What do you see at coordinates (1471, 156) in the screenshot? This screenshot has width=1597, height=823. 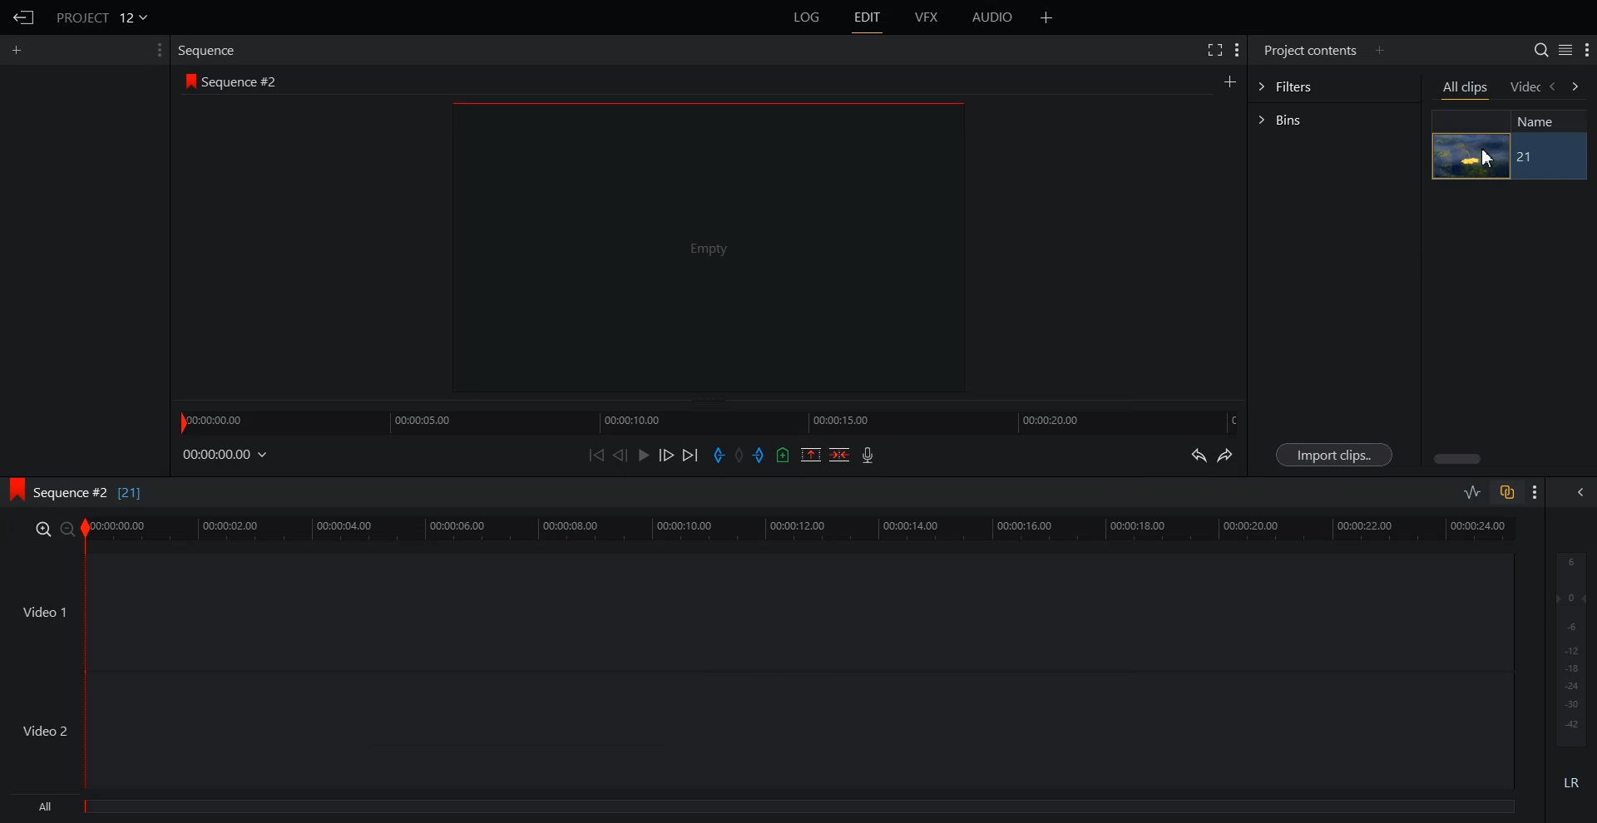 I see `image` at bounding box center [1471, 156].